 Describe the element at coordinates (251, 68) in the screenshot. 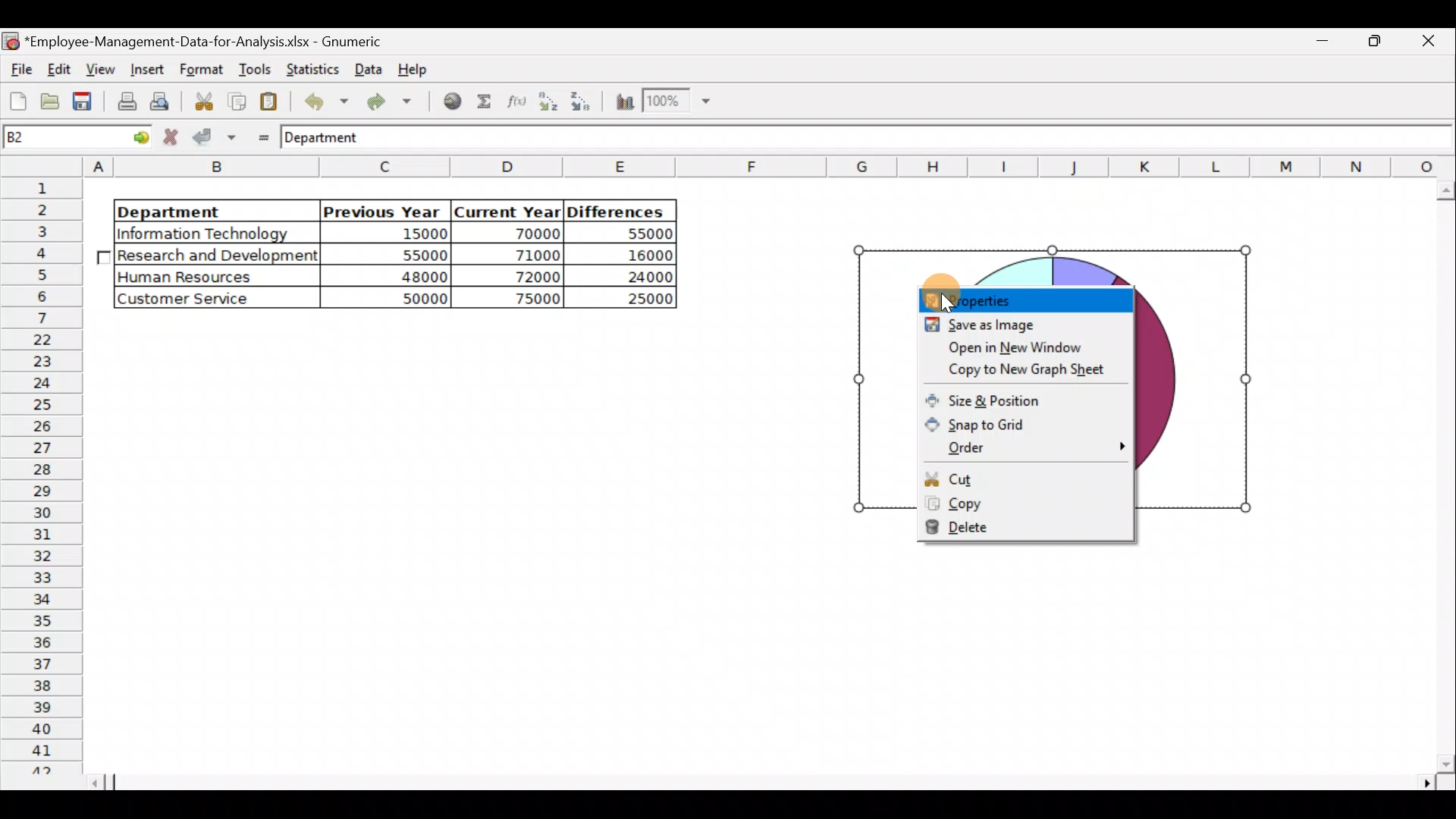

I see `Tools` at that location.